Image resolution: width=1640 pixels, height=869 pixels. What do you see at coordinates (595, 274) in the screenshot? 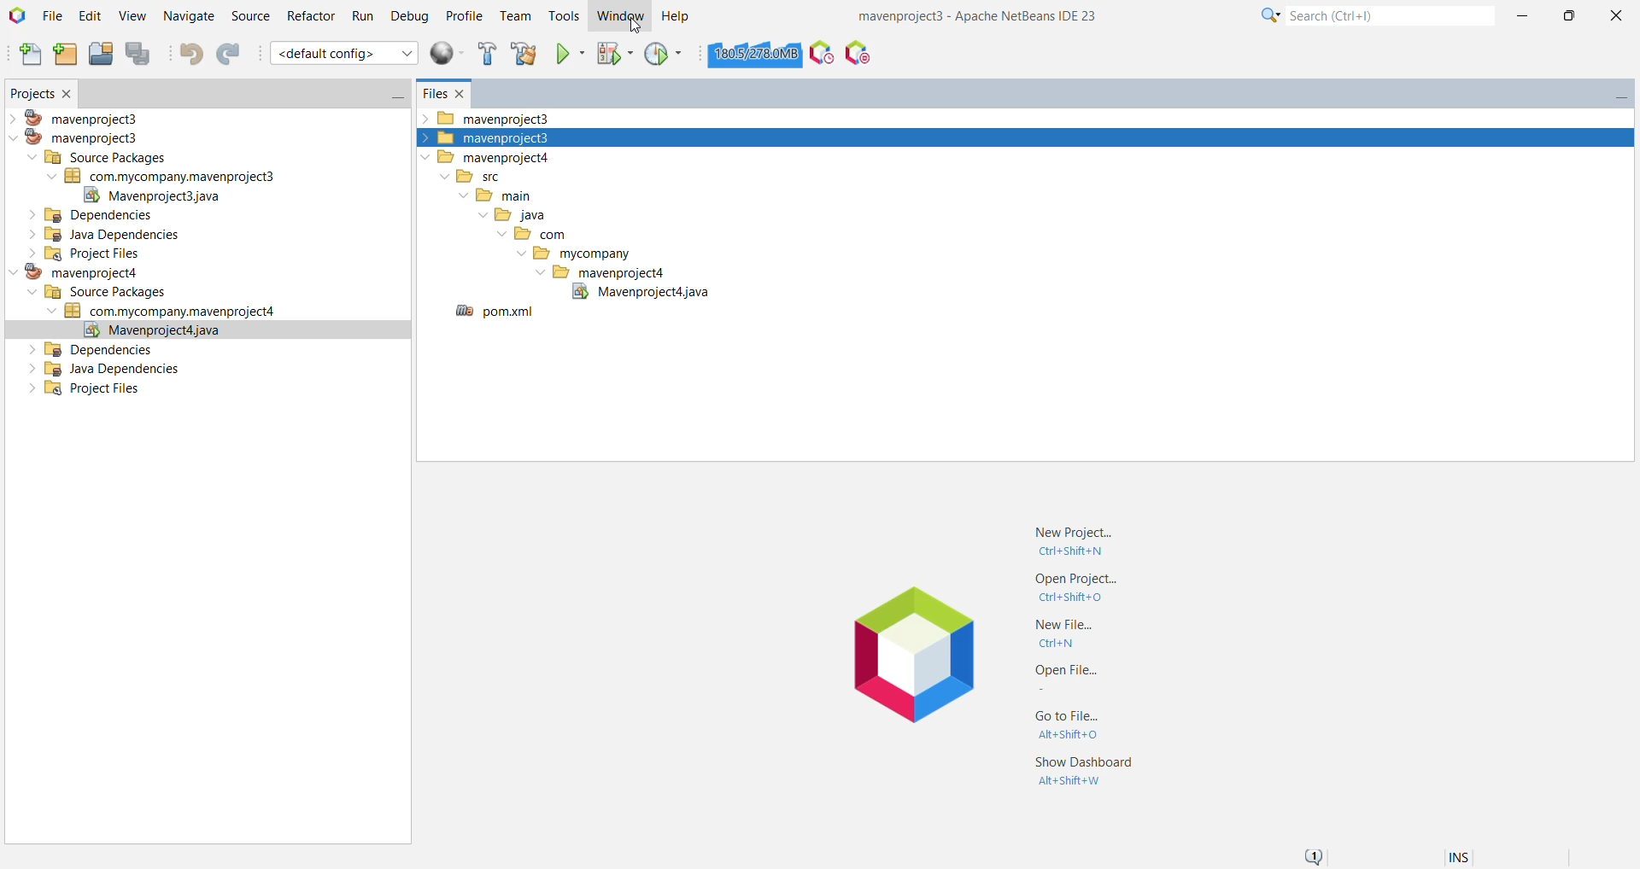
I see `mavenproject4` at bounding box center [595, 274].